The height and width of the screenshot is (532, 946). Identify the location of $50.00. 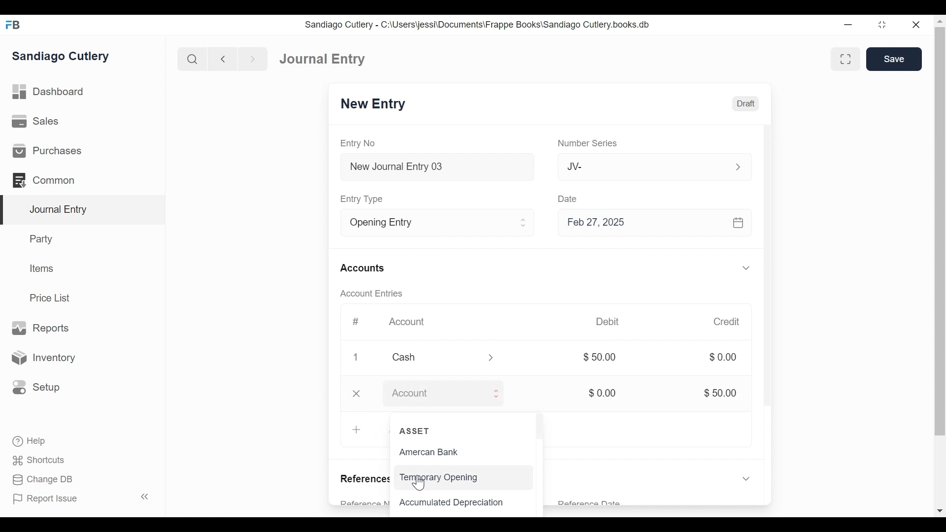
(601, 357).